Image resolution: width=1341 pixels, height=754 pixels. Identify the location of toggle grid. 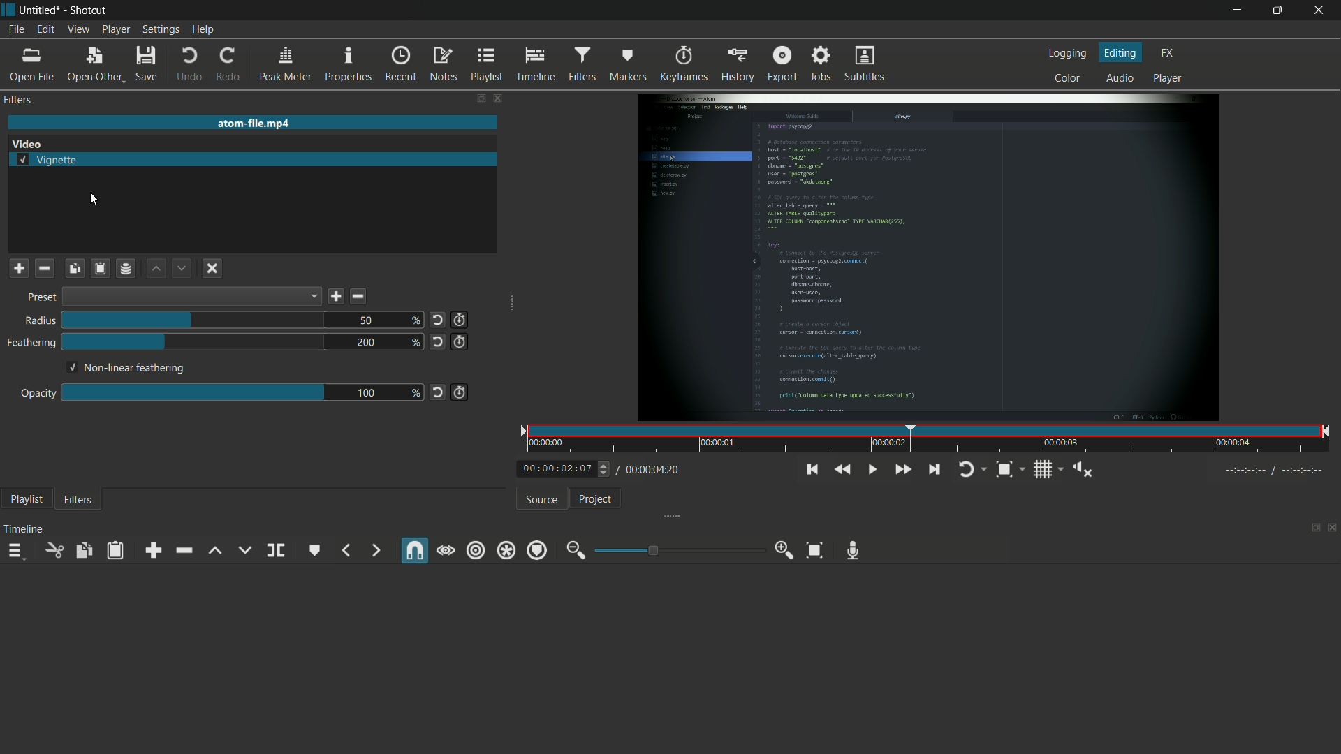
(1047, 468).